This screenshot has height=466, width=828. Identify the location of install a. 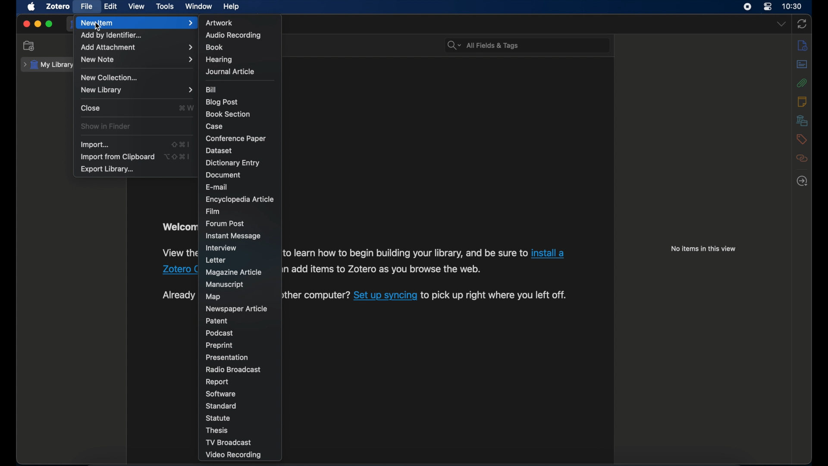
(549, 252).